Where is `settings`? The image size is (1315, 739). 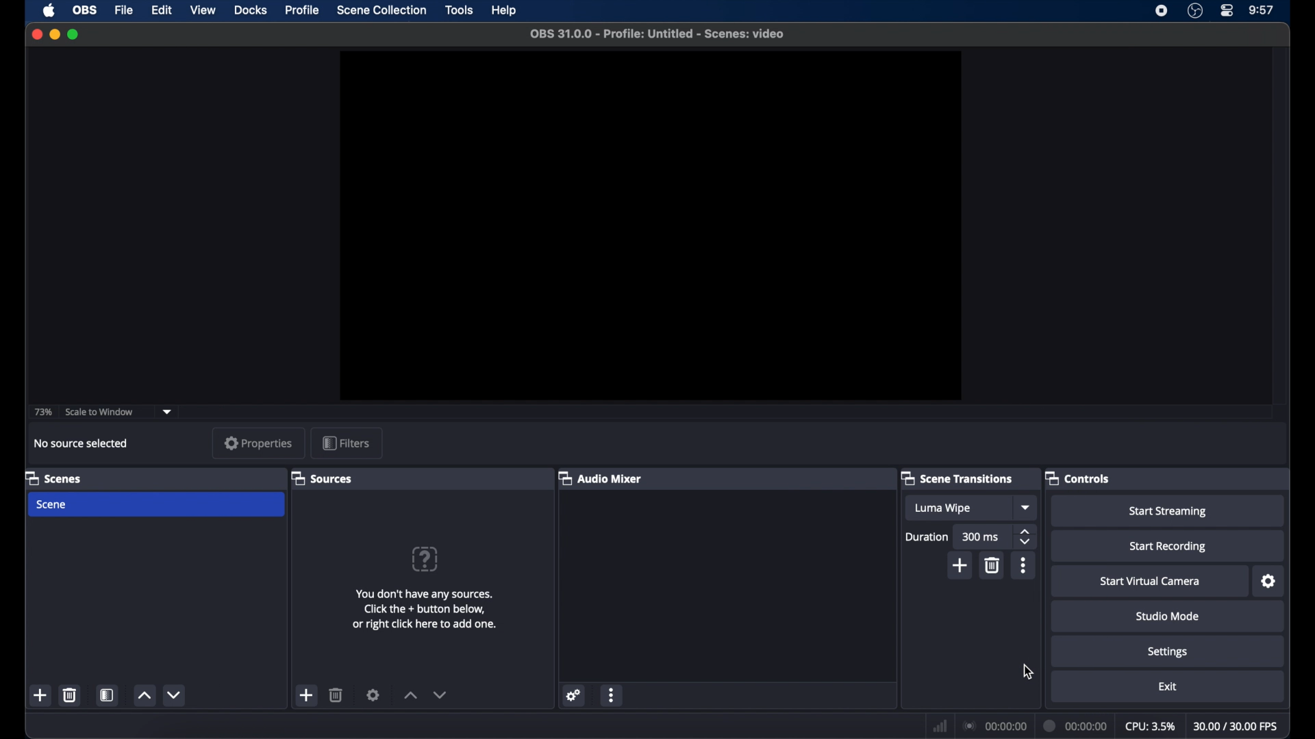
settings is located at coordinates (576, 696).